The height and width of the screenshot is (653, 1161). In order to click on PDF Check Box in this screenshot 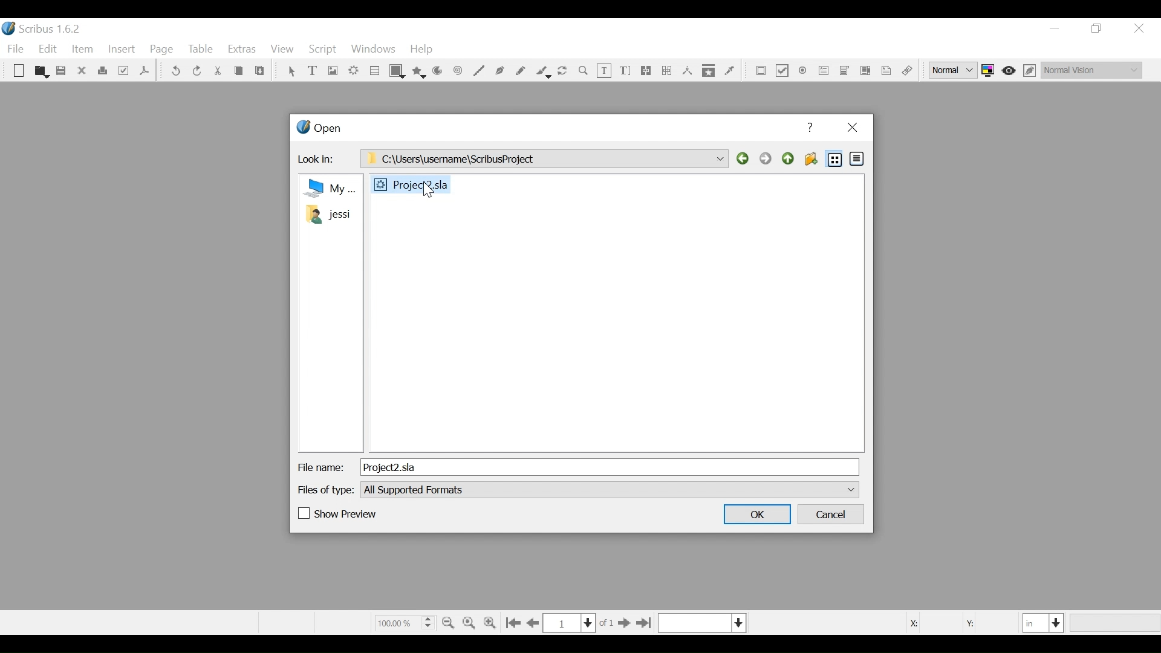, I will do `click(782, 72)`.